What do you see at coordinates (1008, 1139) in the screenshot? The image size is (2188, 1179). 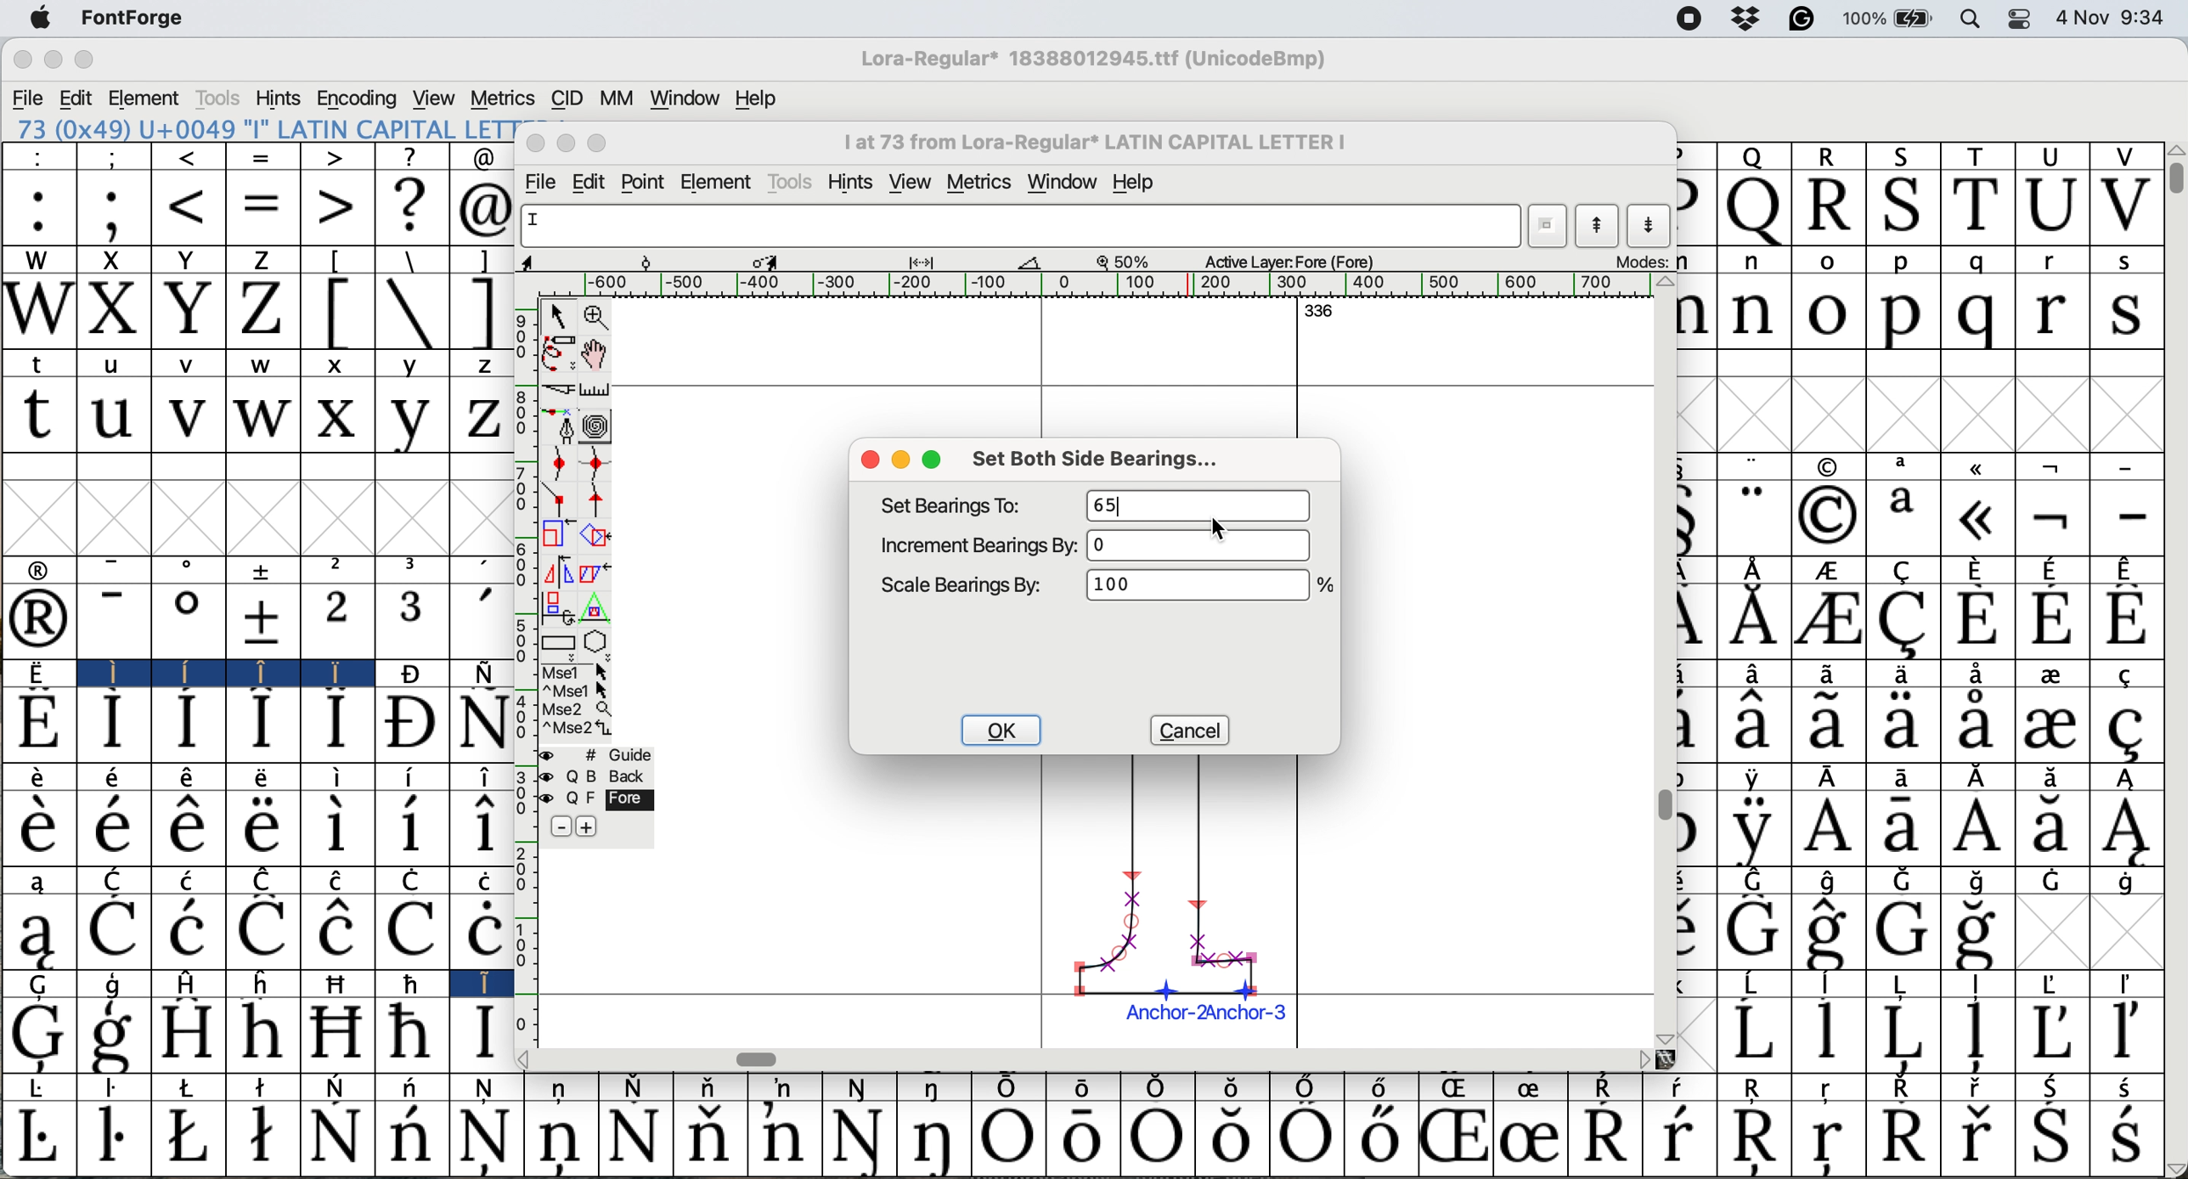 I see `Symbol` at bounding box center [1008, 1139].